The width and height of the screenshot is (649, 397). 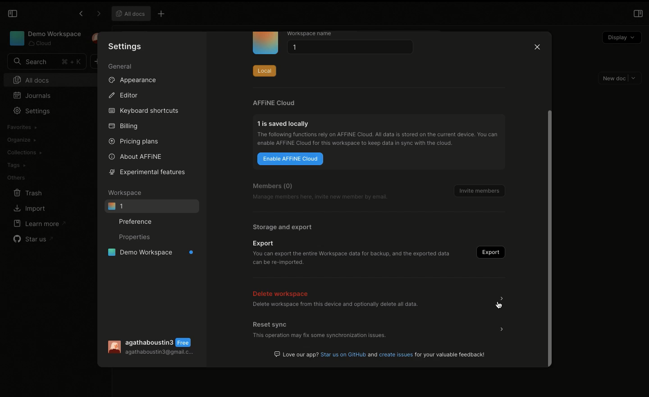 I want to click on Open right panel, so click(x=638, y=14).